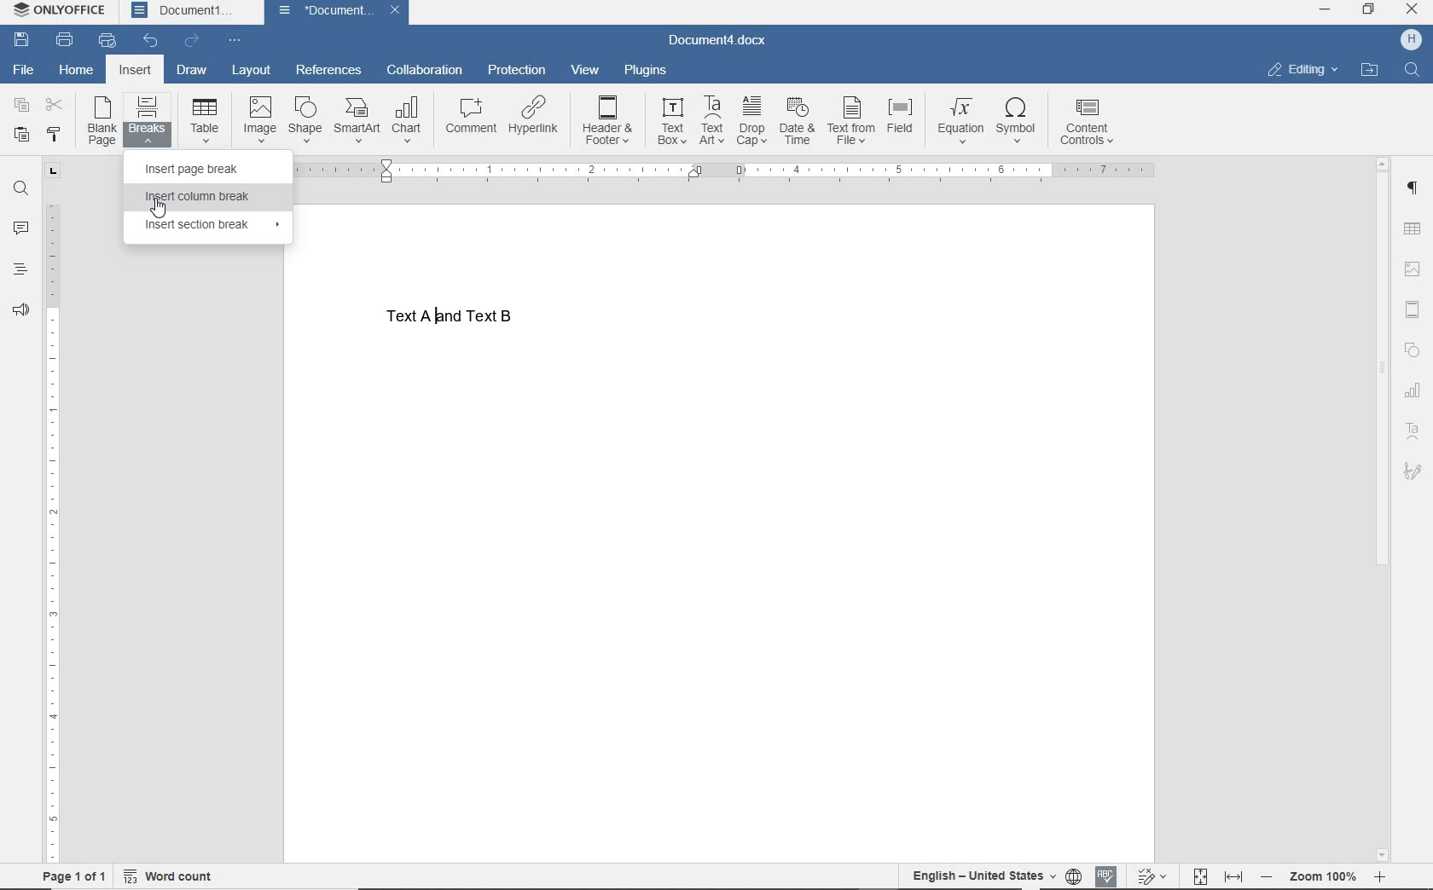  Describe the element at coordinates (1105, 873) in the screenshot. I see `SPELL CHECKING` at that location.